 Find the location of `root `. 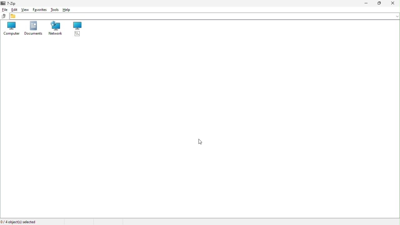

root  is located at coordinates (76, 29).